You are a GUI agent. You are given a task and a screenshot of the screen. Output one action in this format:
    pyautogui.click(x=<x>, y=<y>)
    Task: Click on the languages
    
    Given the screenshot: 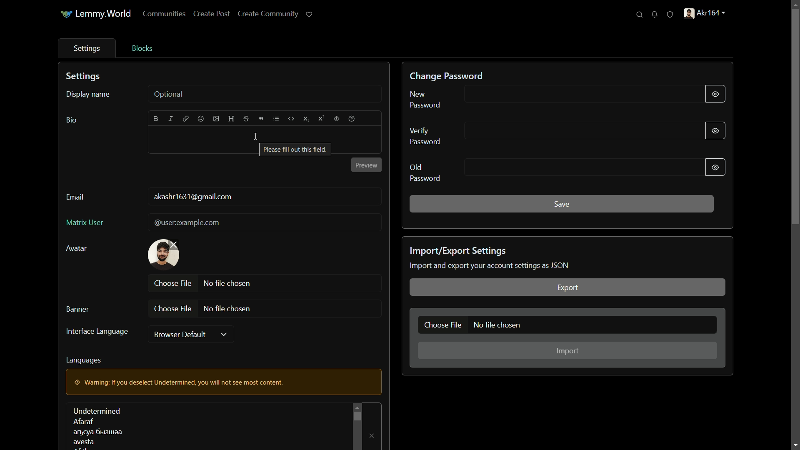 What is the action you would take?
    pyautogui.click(x=97, y=426)
    